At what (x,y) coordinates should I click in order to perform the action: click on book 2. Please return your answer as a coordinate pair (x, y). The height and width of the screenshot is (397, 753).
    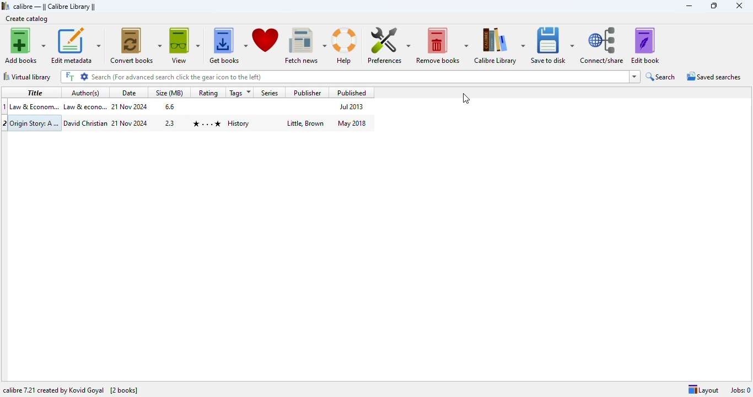
    Looking at the image, I should click on (185, 124).